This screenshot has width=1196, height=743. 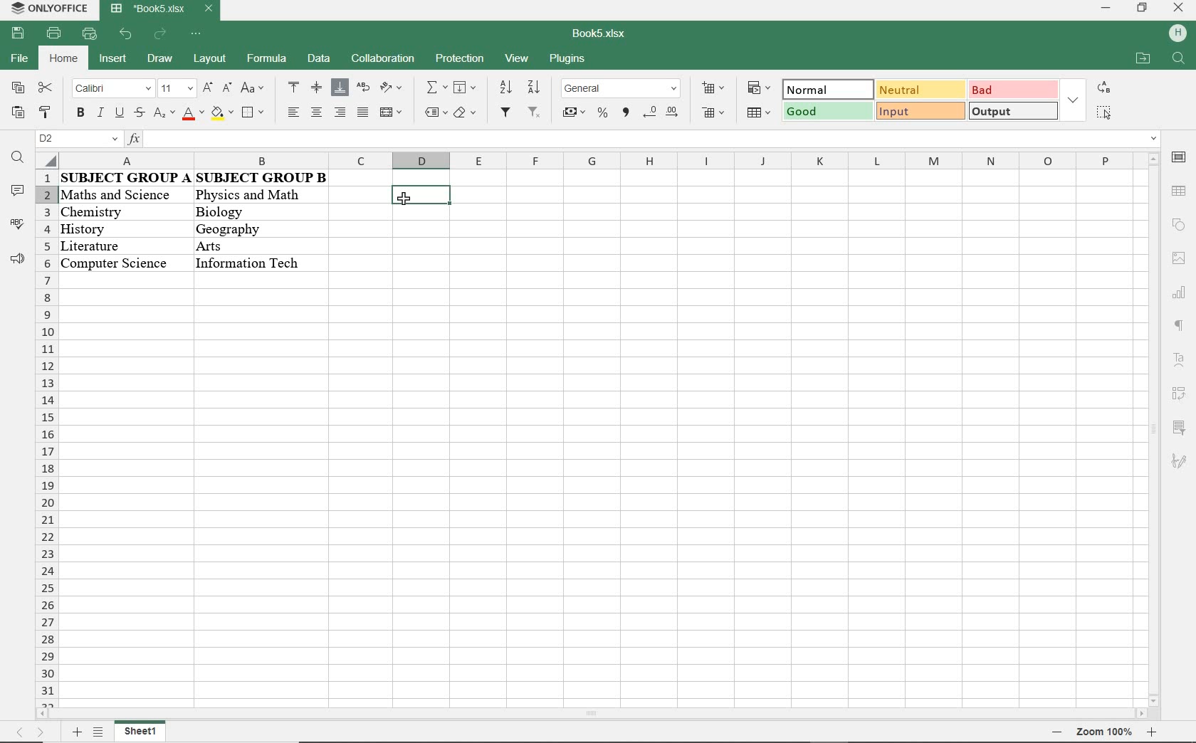 I want to click on cut, so click(x=46, y=87).